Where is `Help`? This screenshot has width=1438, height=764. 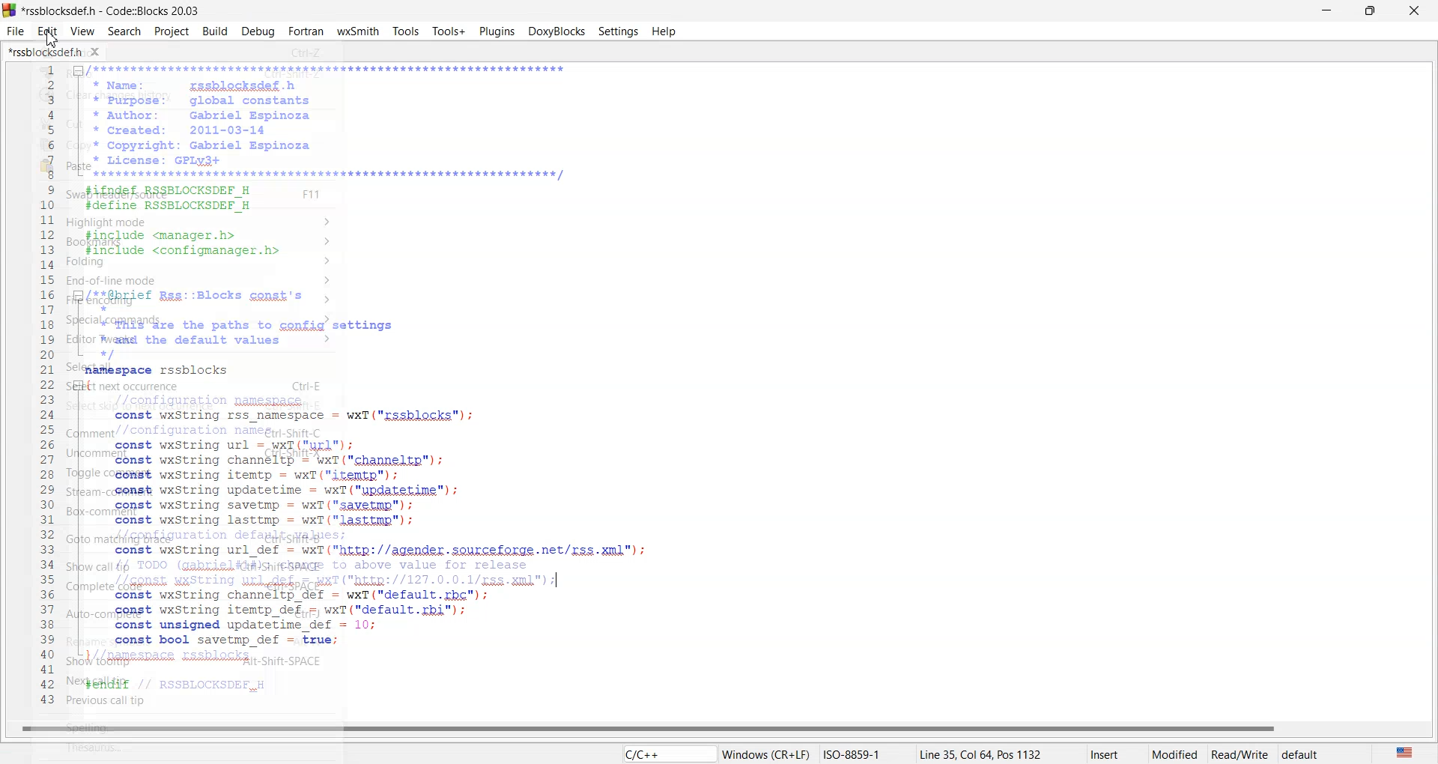 Help is located at coordinates (664, 31).